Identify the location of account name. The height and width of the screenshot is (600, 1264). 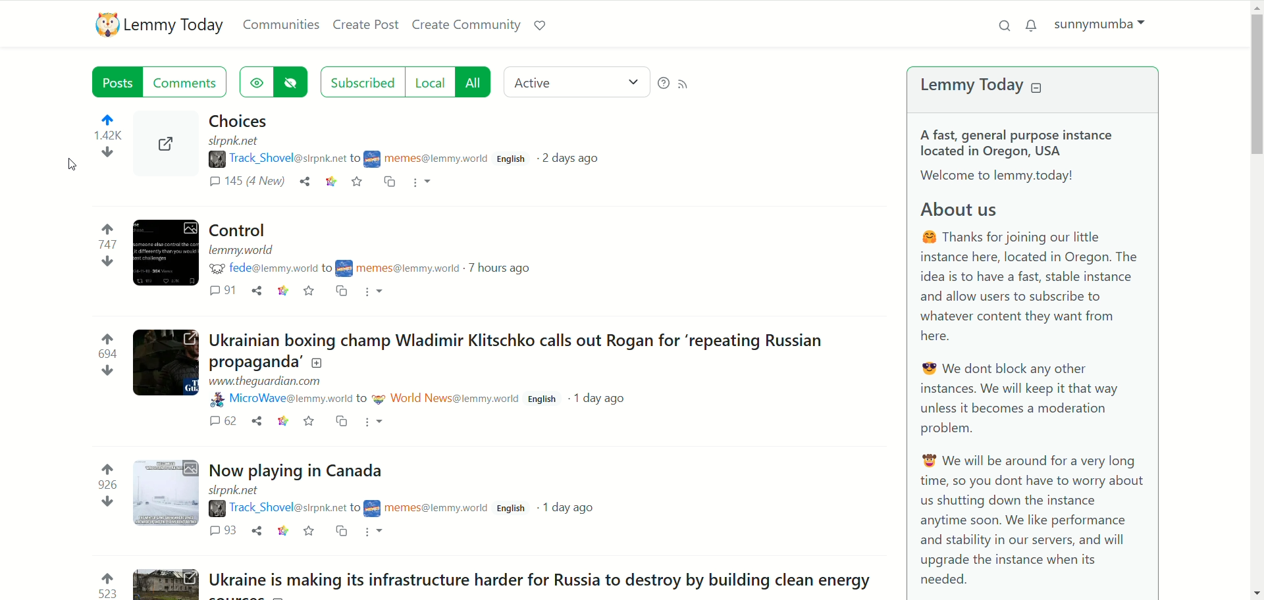
(1103, 28).